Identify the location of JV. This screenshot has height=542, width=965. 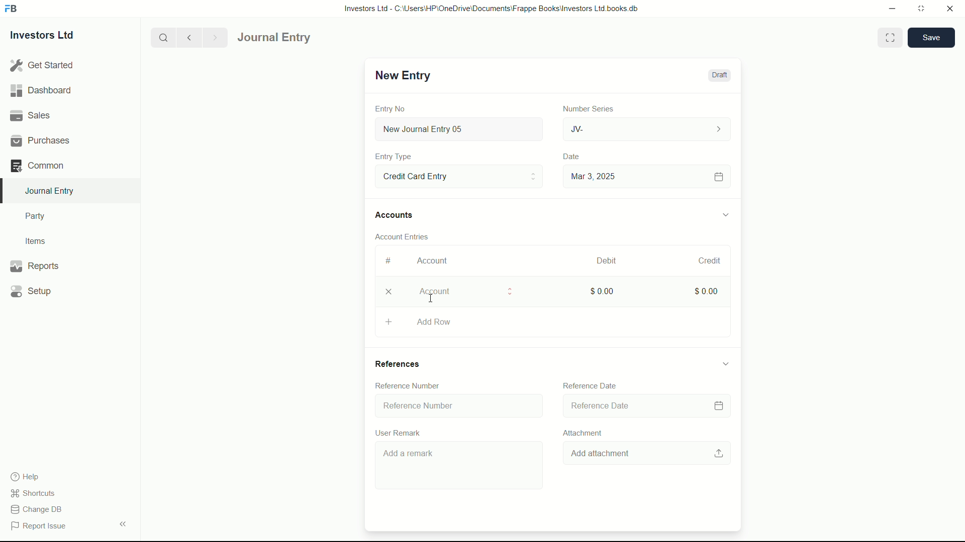
(648, 128).